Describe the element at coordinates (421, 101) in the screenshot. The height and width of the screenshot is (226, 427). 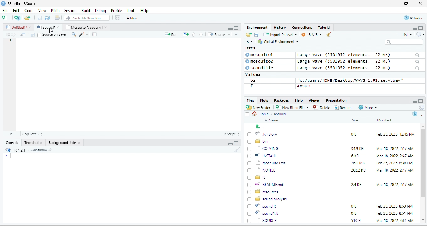
I see `maximize` at that location.